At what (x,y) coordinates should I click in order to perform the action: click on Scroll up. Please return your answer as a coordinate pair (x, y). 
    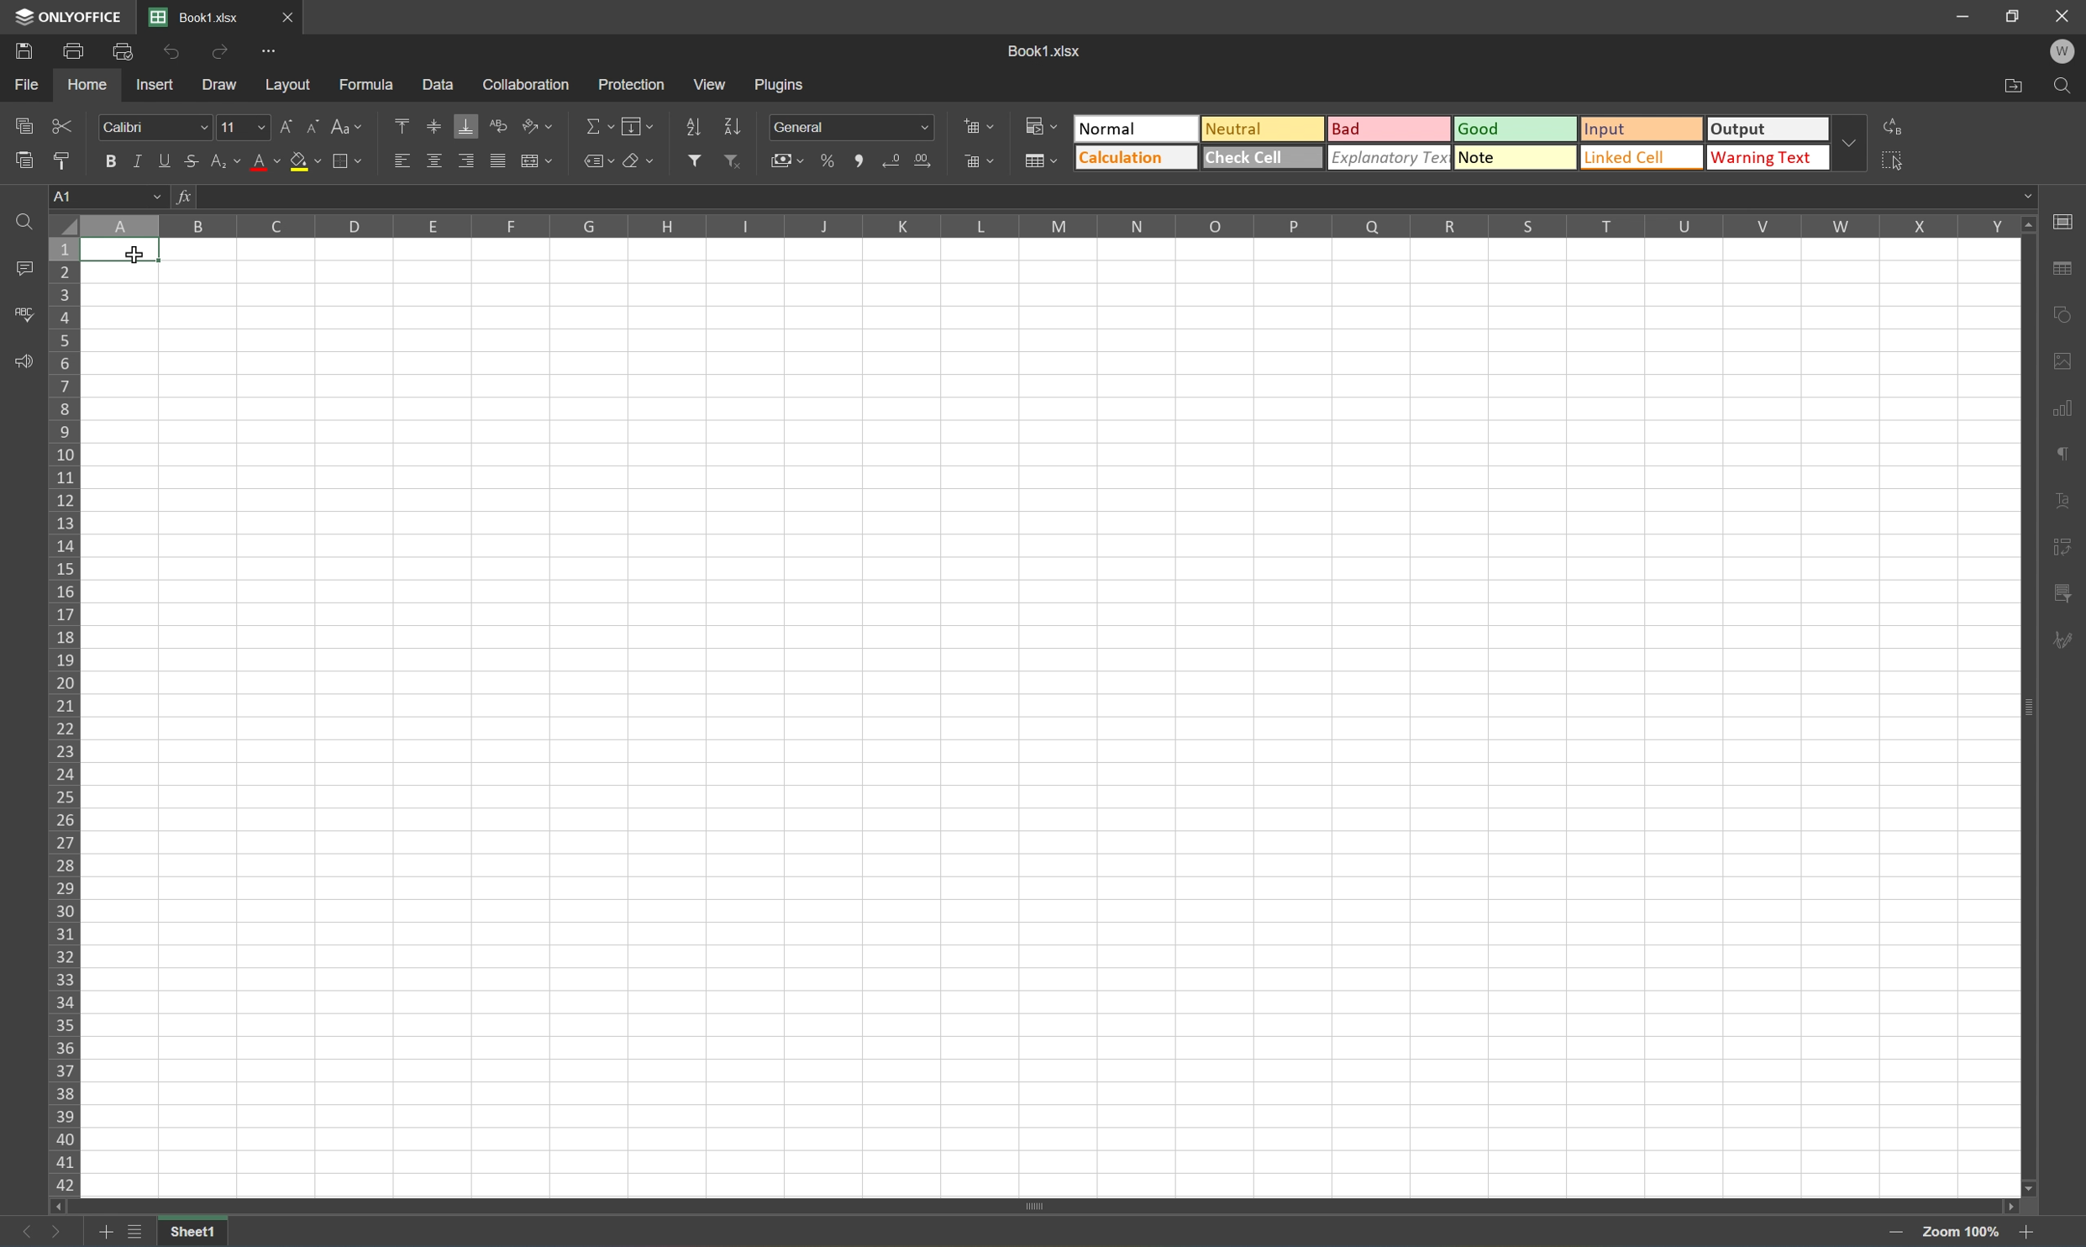
    Looking at the image, I should click on (2029, 226).